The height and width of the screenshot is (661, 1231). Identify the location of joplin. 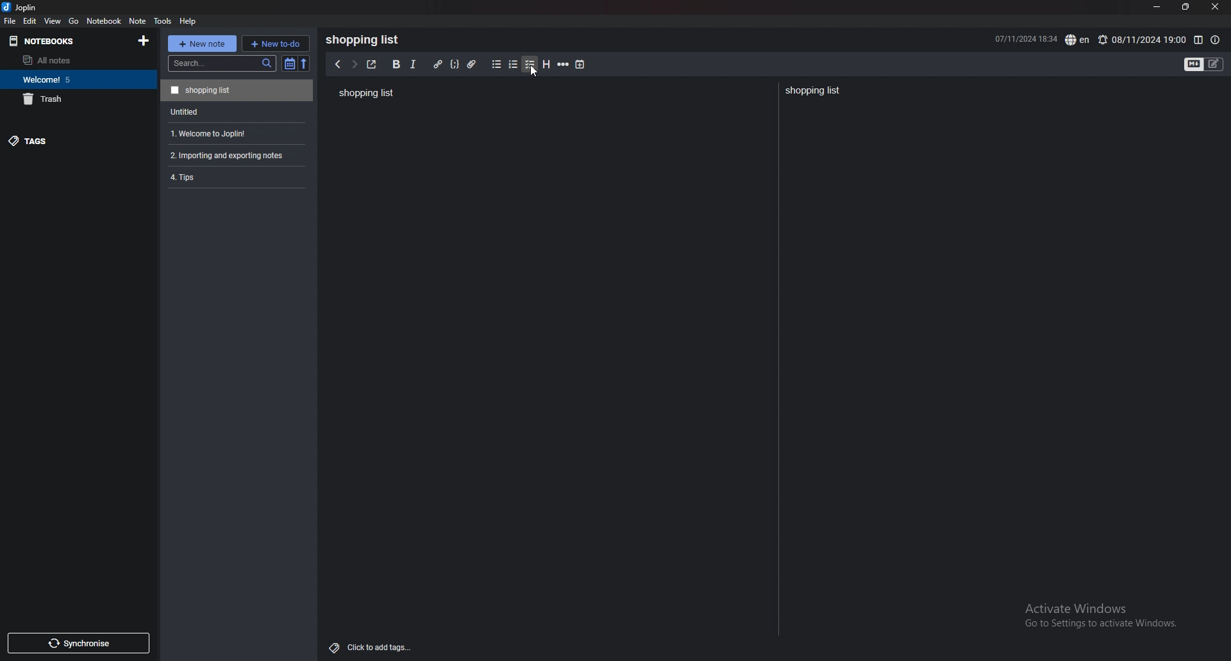
(22, 7).